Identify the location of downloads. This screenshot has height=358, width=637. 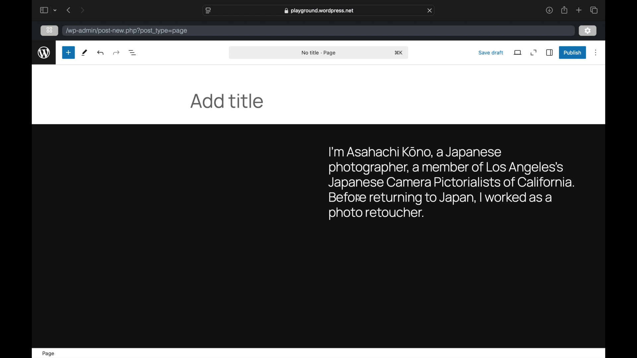
(549, 10).